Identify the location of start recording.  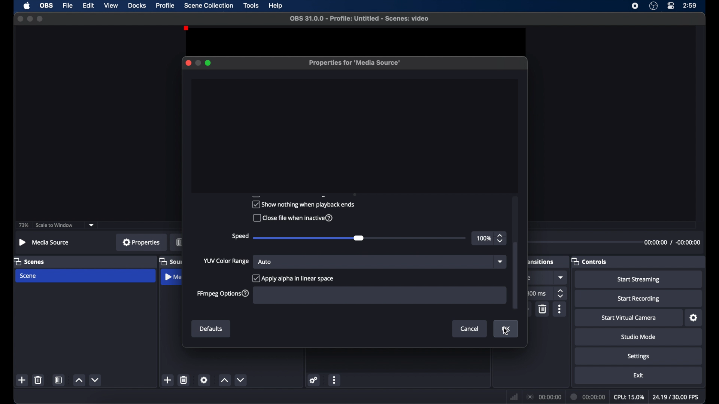
(638, 299).